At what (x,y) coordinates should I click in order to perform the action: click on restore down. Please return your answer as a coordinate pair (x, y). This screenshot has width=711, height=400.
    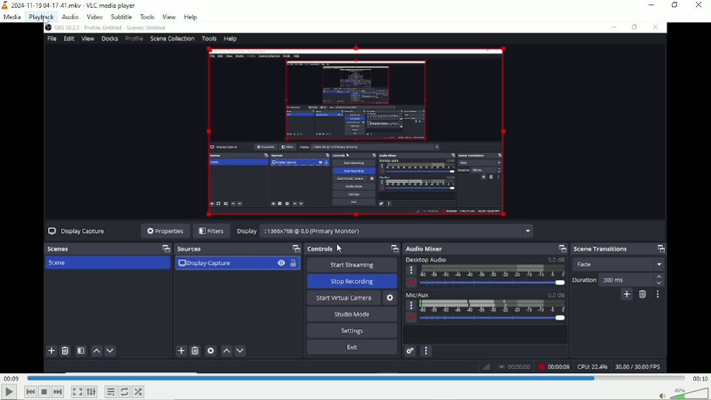
    Looking at the image, I should click on (675, 5).